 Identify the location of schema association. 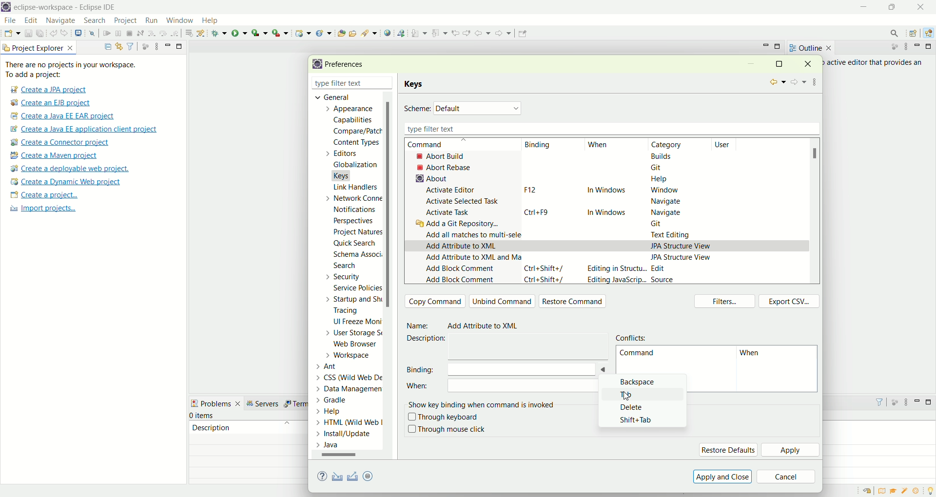
(359, 255).